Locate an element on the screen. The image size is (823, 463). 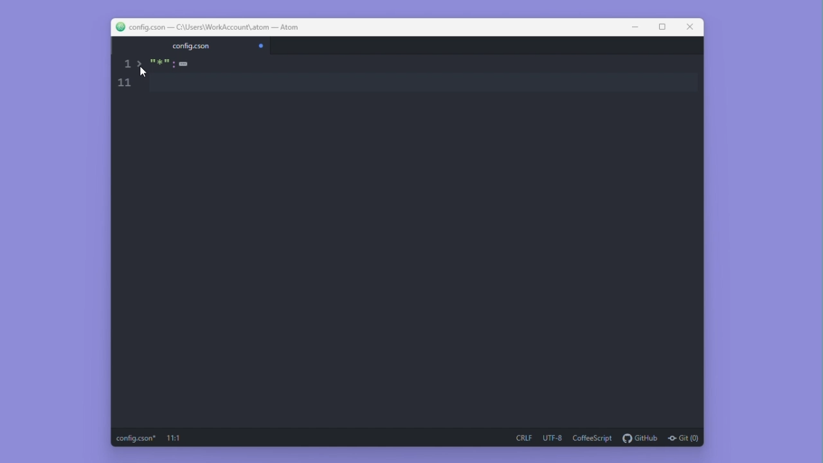
11:1 is located at coordinates (175, 439).